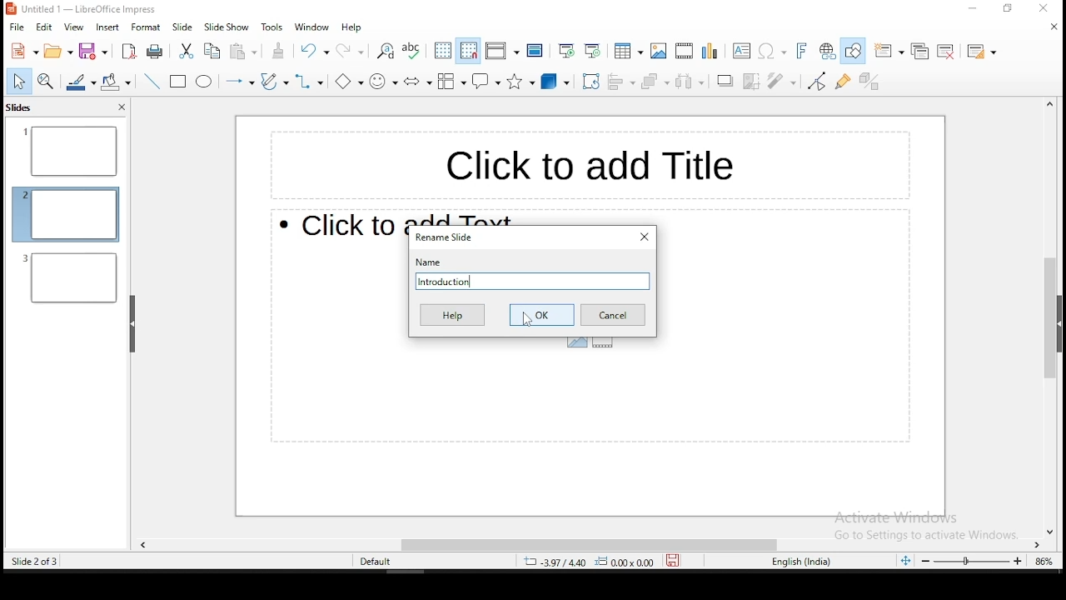 This screenshot has width=1066, height=600. Describe the element at coordinates (44, 29) in the screenshot. I see `edit` at that location.